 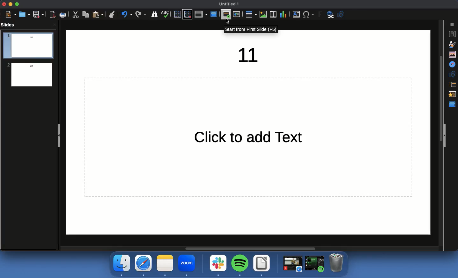 I want to click on Animation, so click(x=453, y=95).